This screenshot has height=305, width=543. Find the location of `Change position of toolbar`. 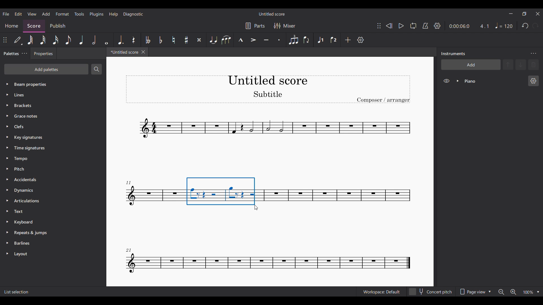

Change position of toolbar is located at coordinates (379, 26).